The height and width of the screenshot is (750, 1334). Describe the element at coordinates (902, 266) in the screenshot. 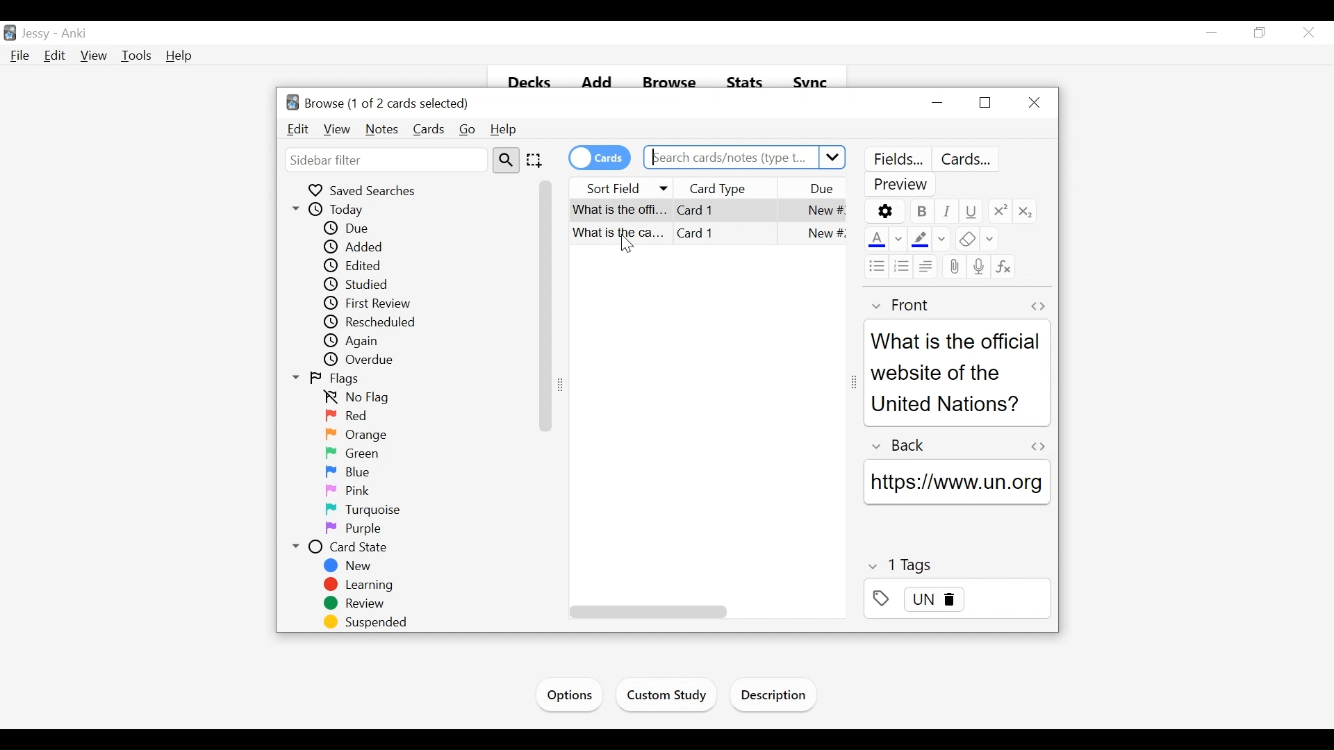

I see `Ordered list` at that location.